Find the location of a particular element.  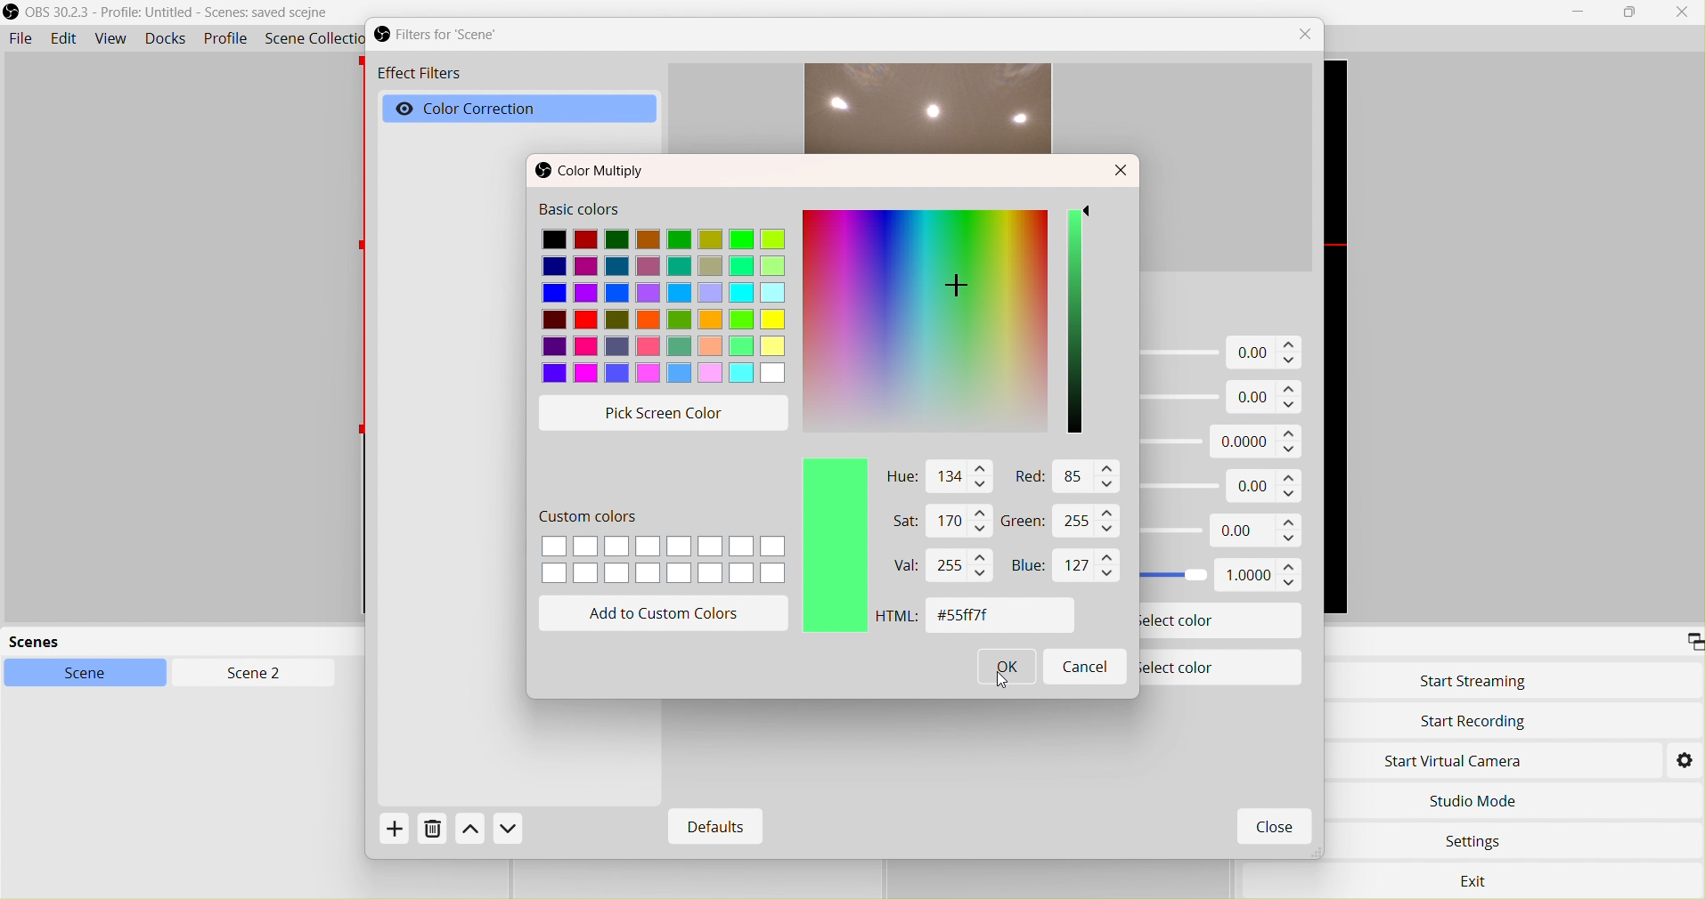

Color Multiply is located at coordinates (597, 172).